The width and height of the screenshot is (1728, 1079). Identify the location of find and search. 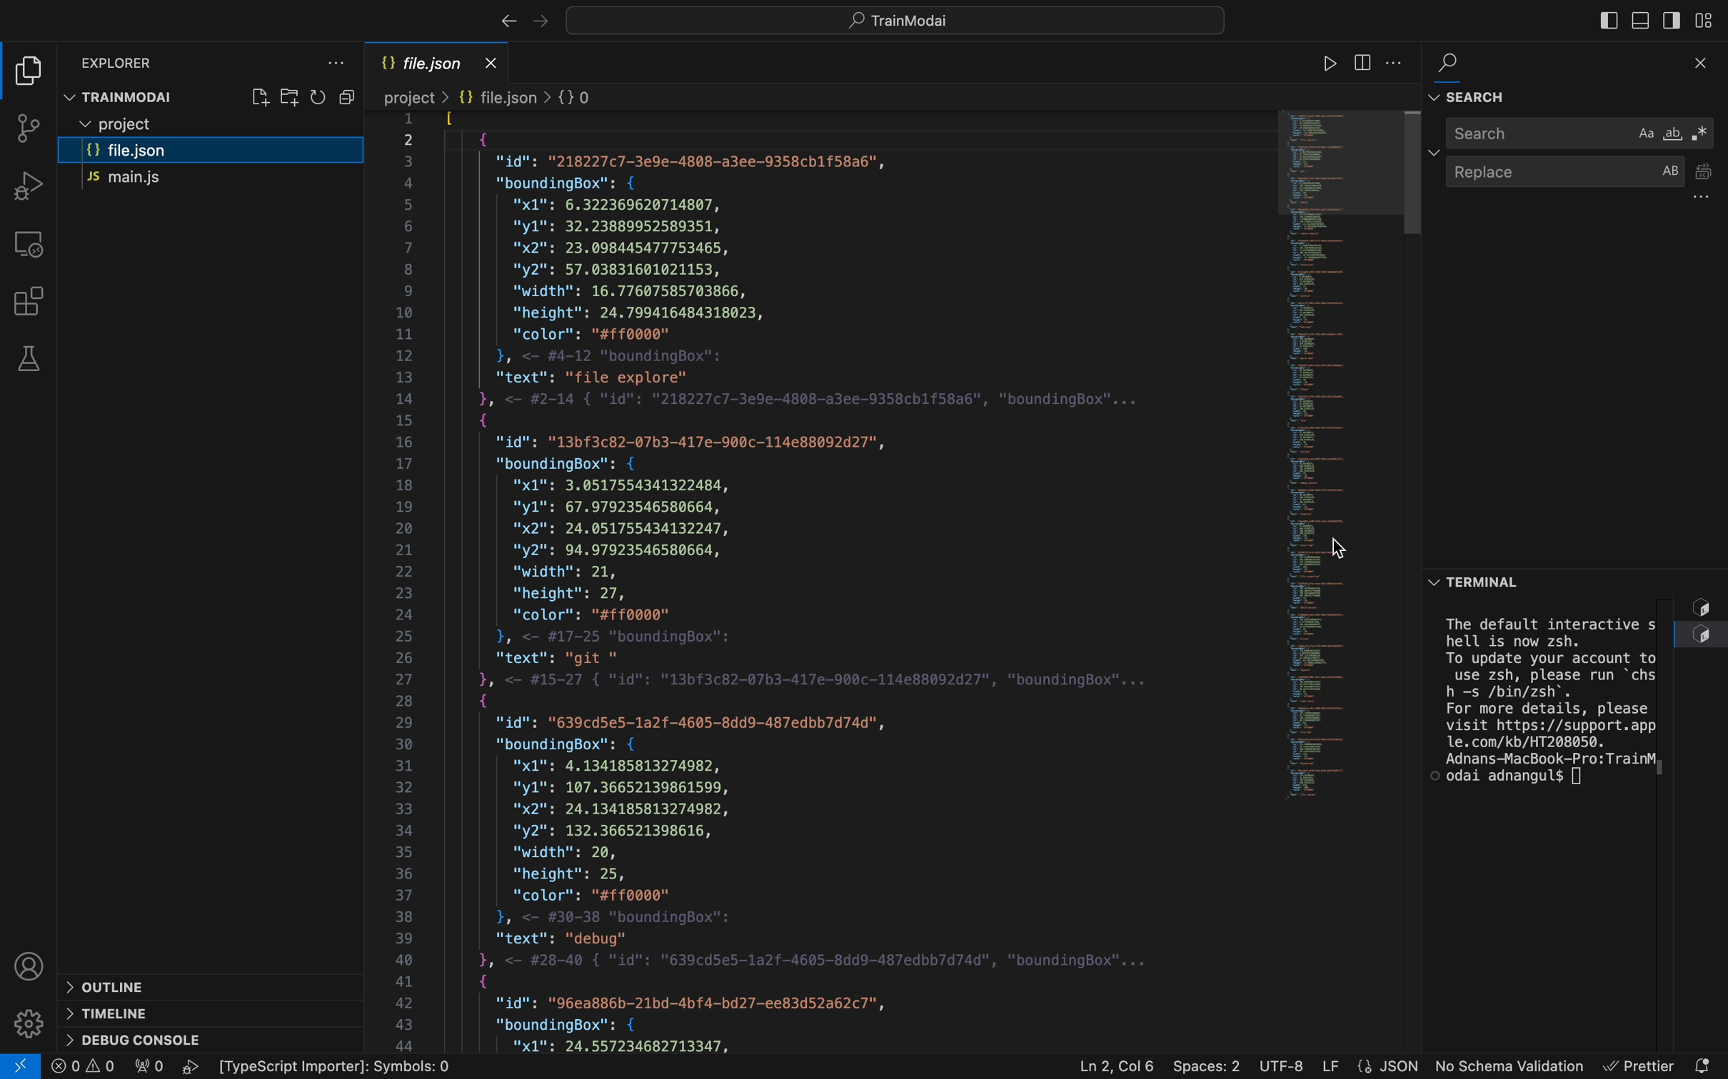
(1580, 92).